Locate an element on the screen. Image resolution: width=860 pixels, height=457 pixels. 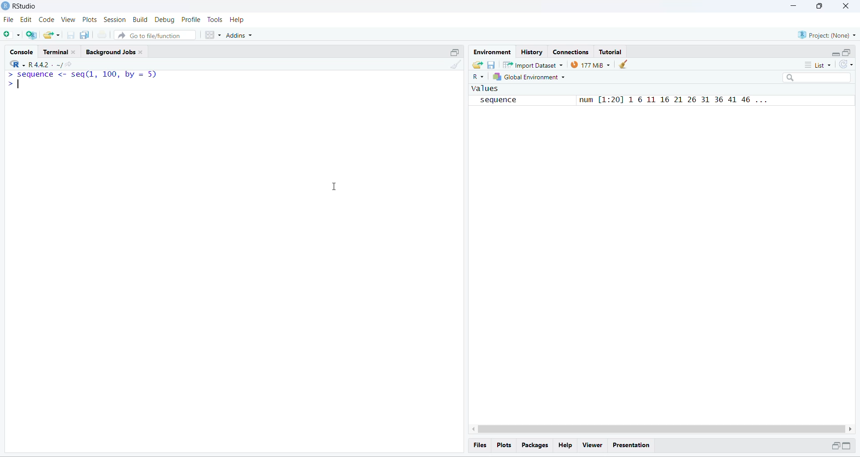
background jobs is located at coordinates (110, 52).